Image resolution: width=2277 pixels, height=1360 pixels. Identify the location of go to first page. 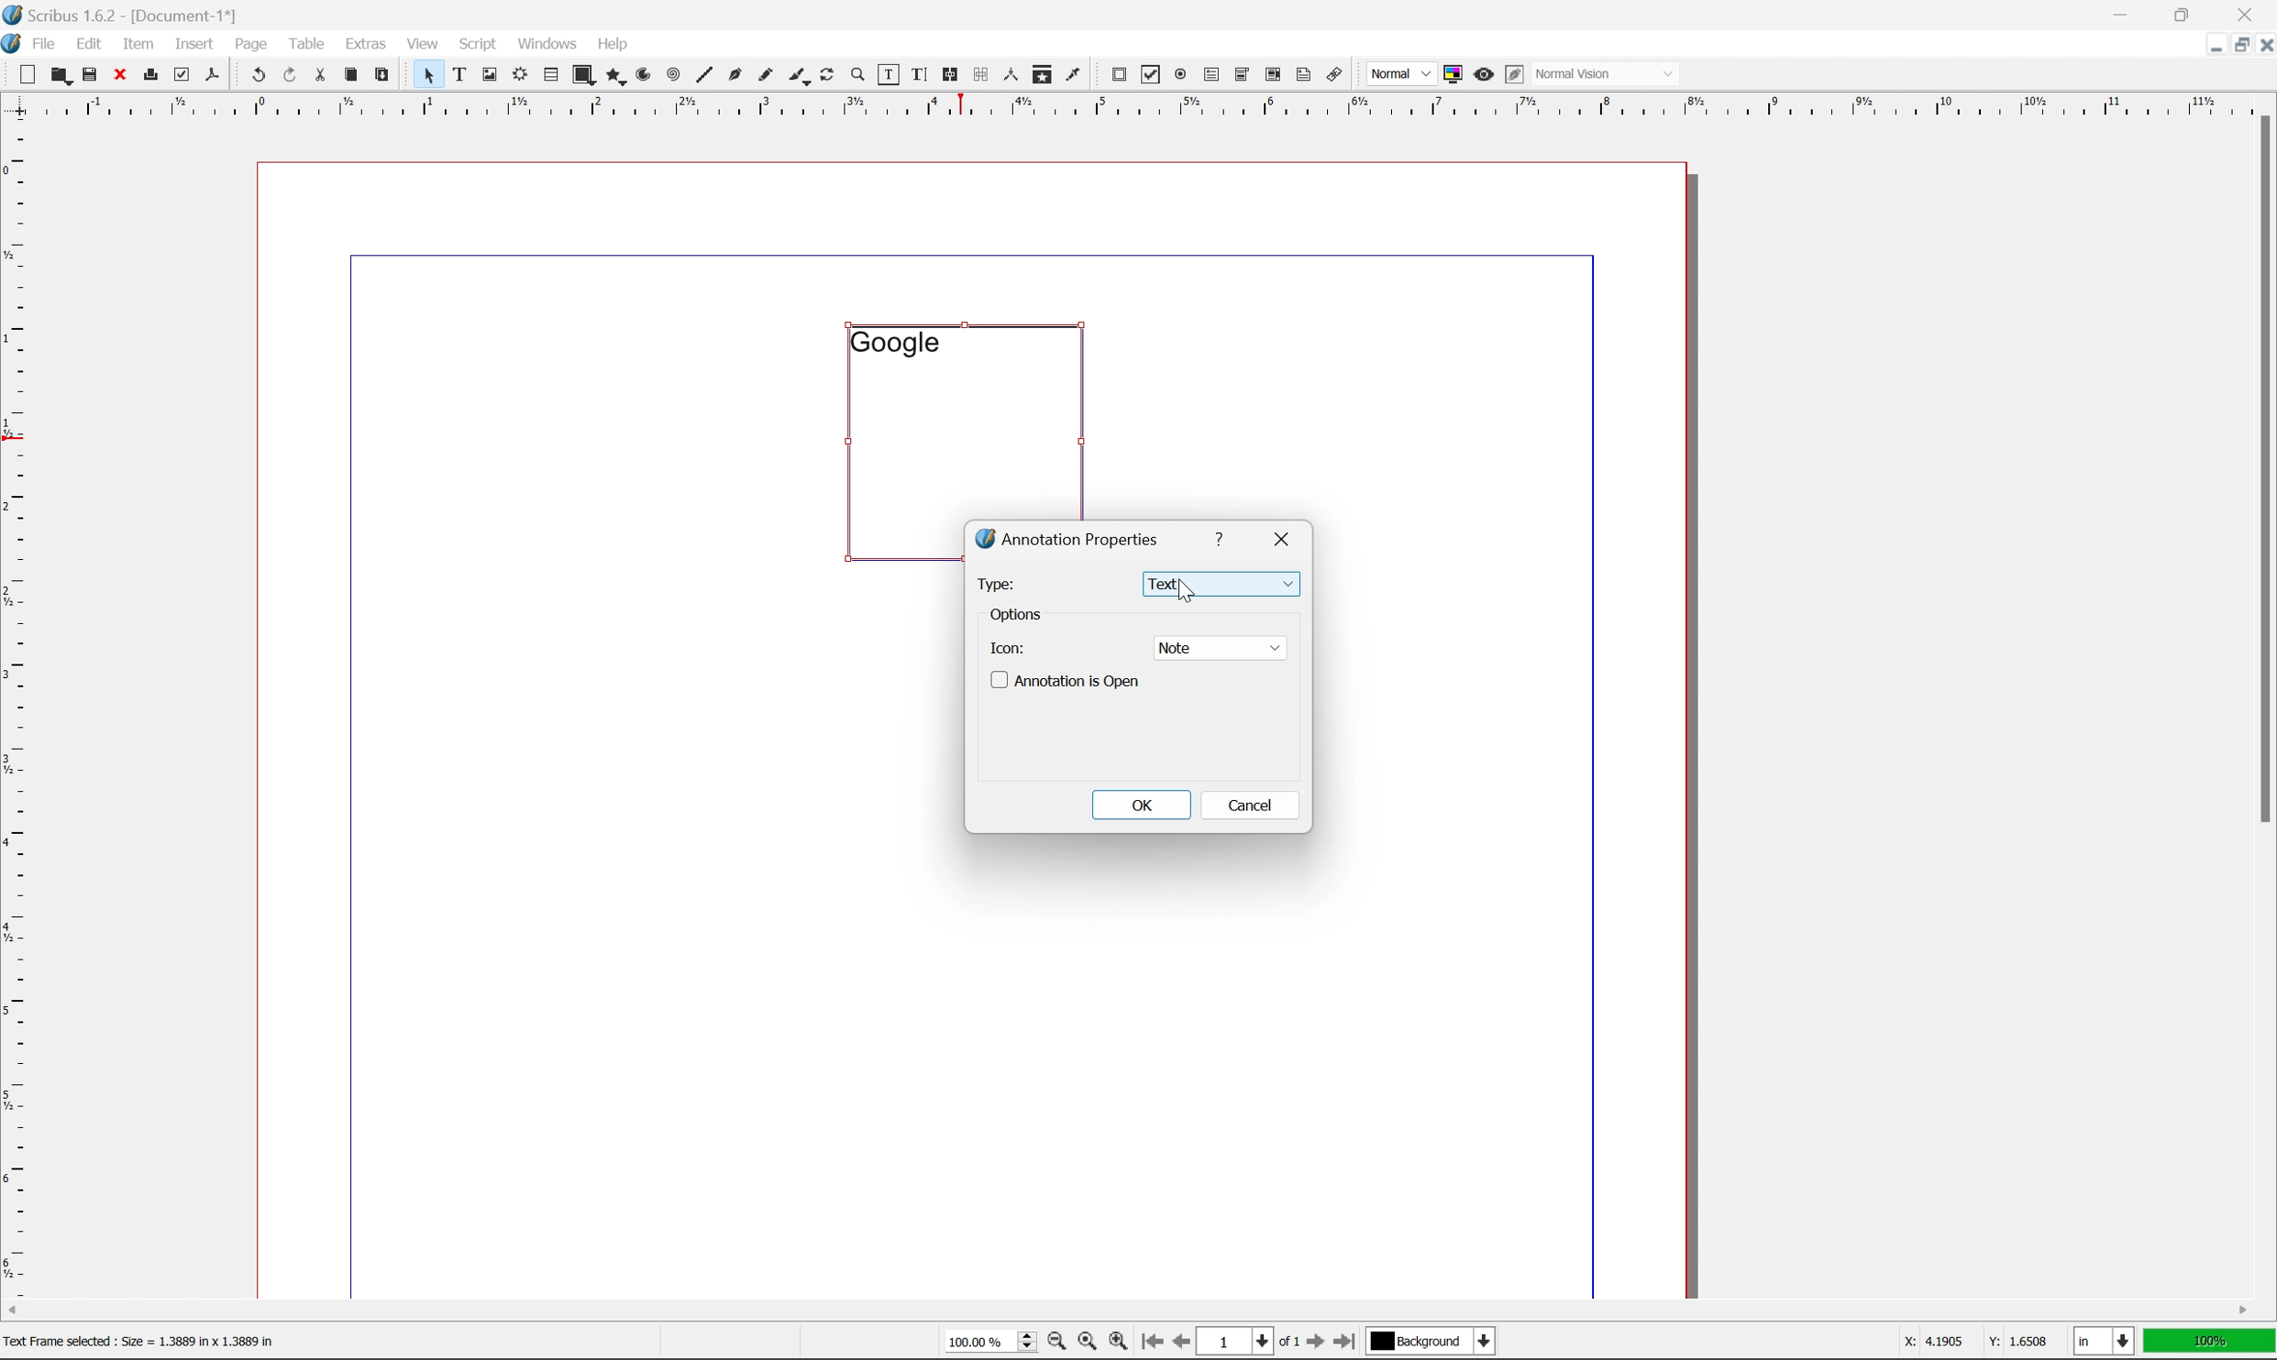
(1149, 1342).